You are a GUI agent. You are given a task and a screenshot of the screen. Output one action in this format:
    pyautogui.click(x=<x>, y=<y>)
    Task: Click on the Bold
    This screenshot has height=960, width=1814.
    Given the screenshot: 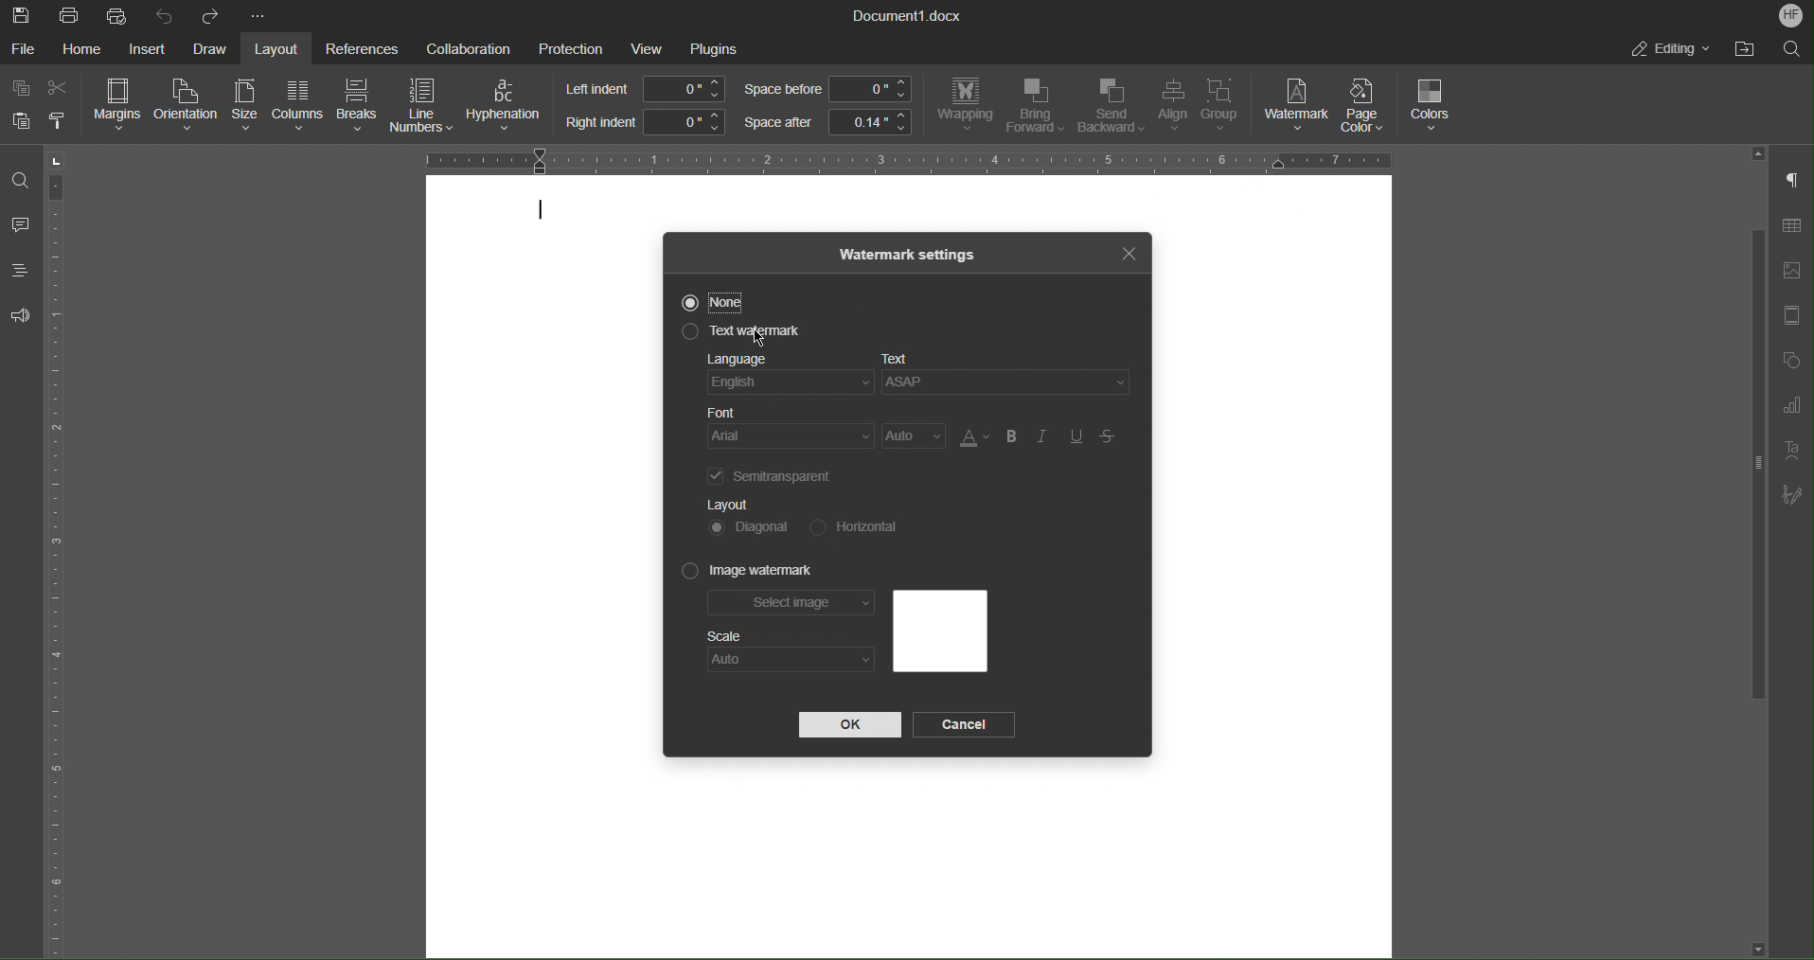 What is the action you would take?
    pyautogui.click(x=1011, y=436)
    